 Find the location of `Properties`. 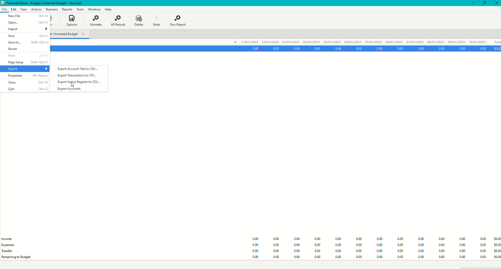

Properties is located at coordinates (26, 76).